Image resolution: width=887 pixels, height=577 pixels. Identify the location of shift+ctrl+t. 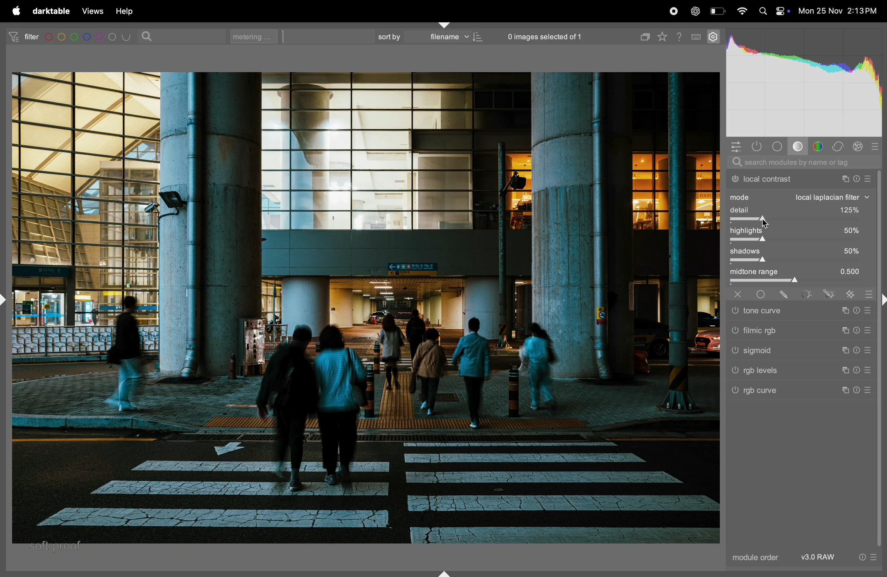
(445, 24).